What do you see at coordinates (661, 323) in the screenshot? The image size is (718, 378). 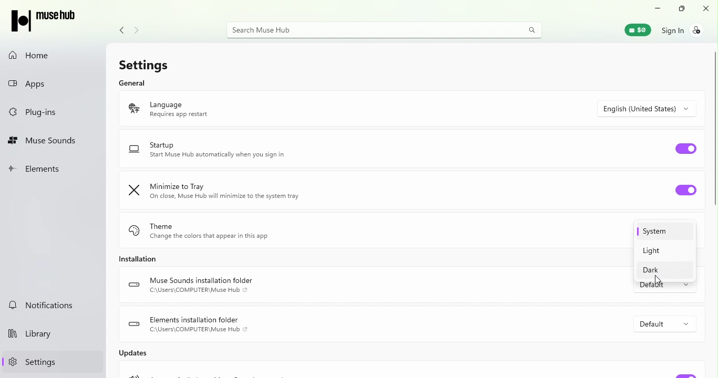 I see `Drop down menu` at bounding box center [661, 323].